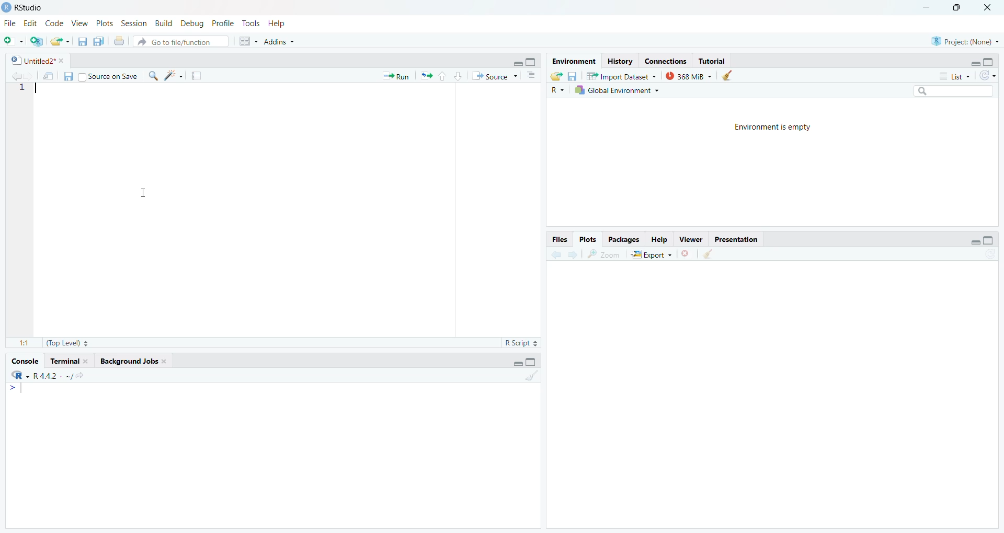 The width and height of the screenshot is (1004, 533). Describe the element at coordinates (774, 128) in the screenshot. I see `Environment is empty` at that location.